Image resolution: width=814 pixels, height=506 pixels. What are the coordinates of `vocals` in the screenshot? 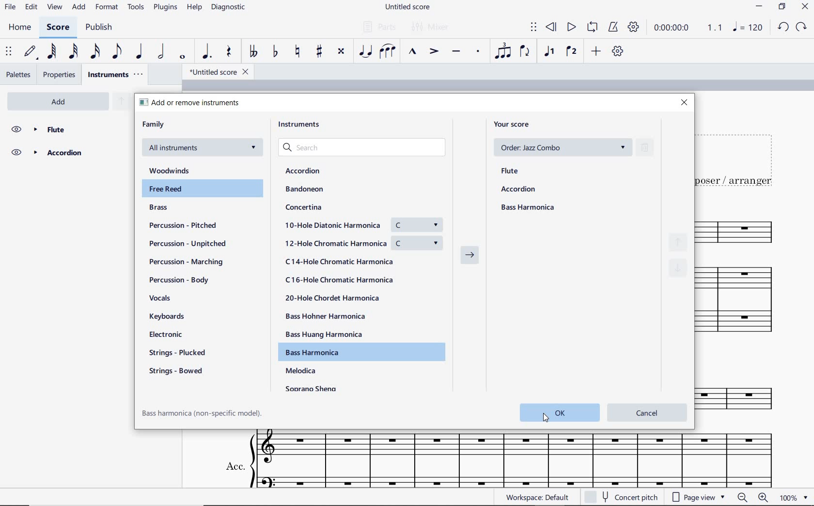 It's located at (179, 298).